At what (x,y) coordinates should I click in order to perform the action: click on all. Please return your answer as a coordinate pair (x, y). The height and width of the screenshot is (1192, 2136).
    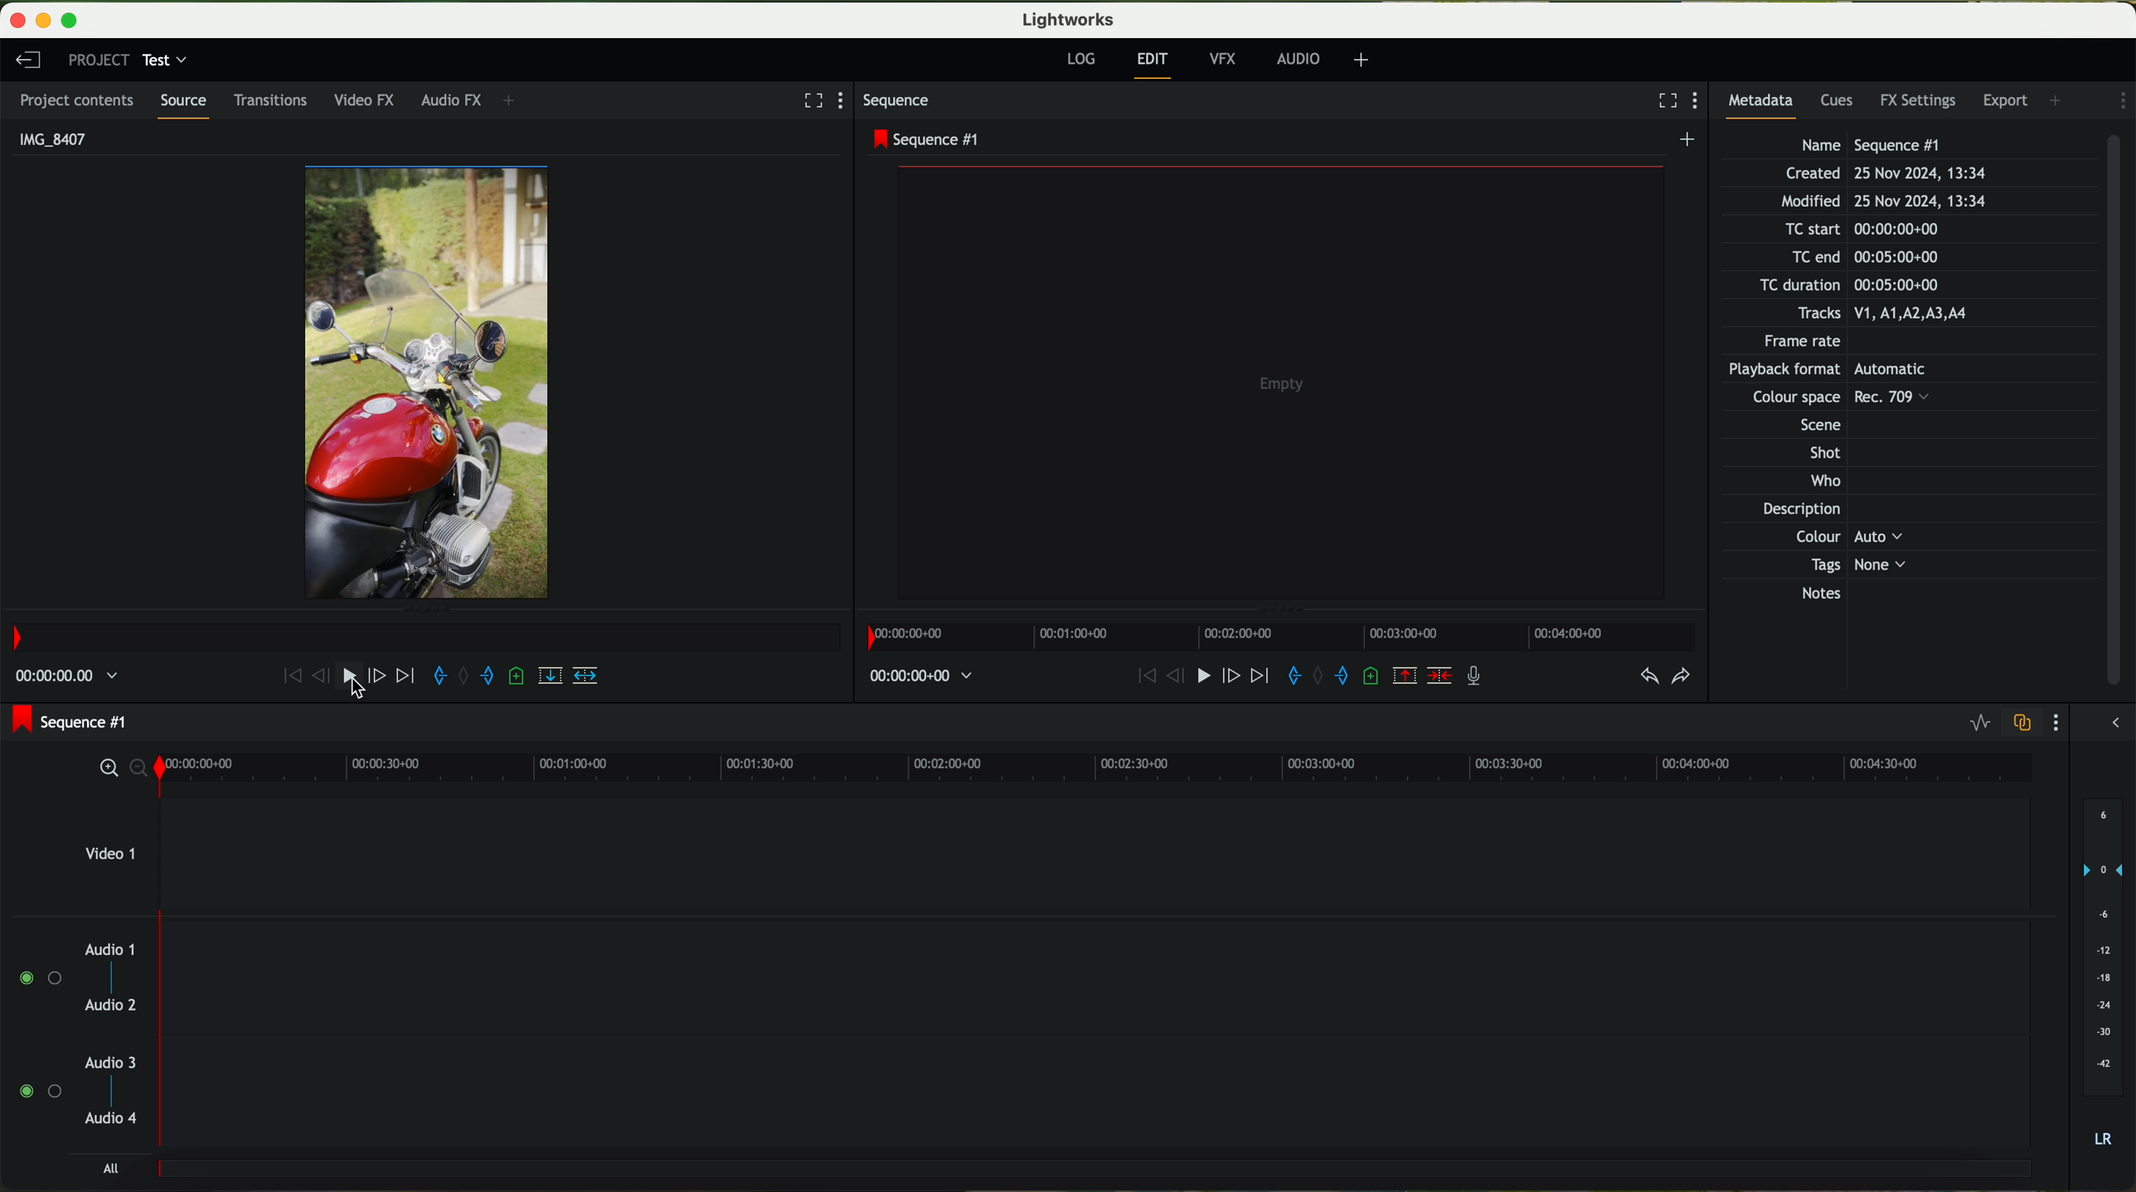
    Looking at the image, I should click on (114, 1170).